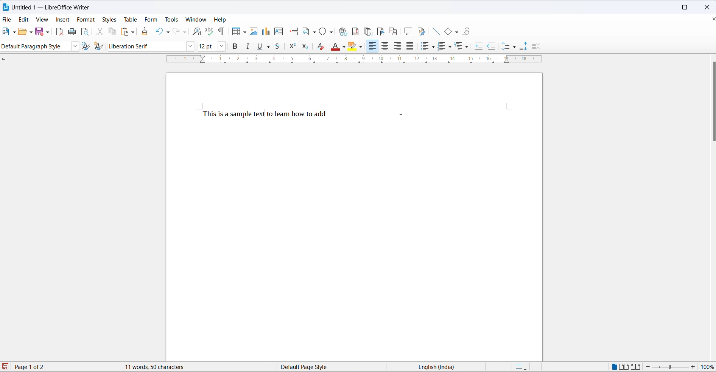 This screenshot has height=372, width=716. What do you see at coordinates (344, 47) in the screenshot?
I see `font color options` at bounding box center [344, 47].